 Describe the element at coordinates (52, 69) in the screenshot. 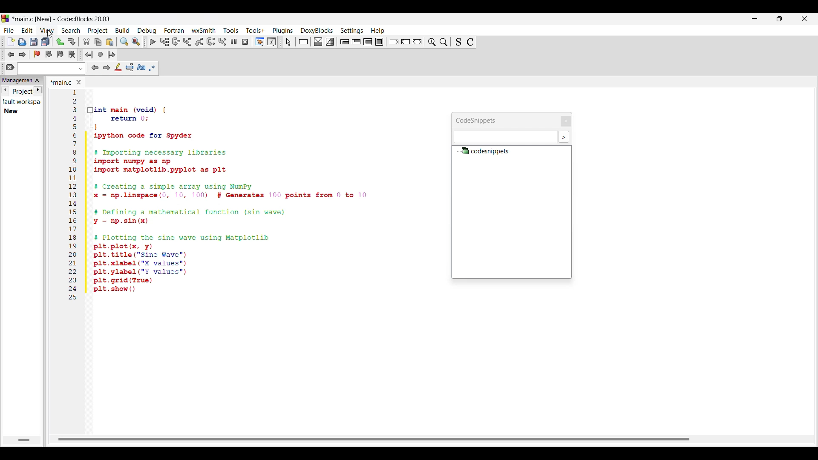

I see `Text box and text options` at that location.